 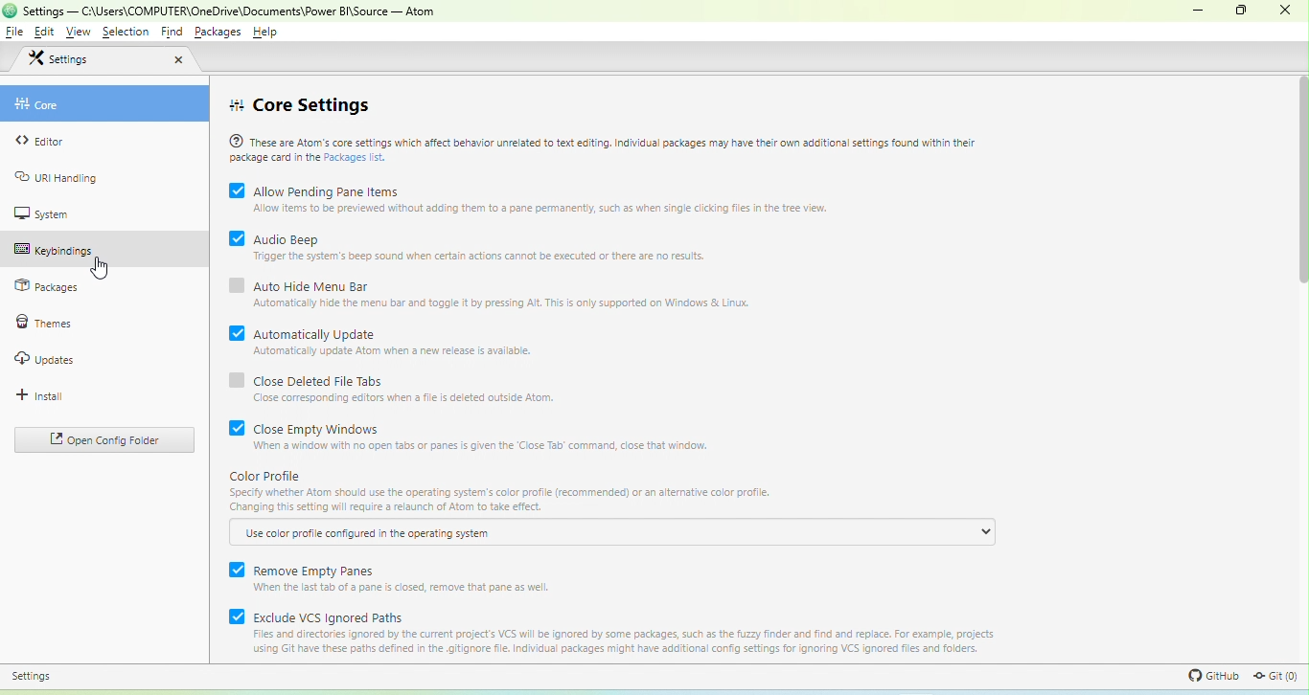 What do you see at coordinates (48, 360) in the screenshot?
I see `updates` at bounding box center [48, 360].